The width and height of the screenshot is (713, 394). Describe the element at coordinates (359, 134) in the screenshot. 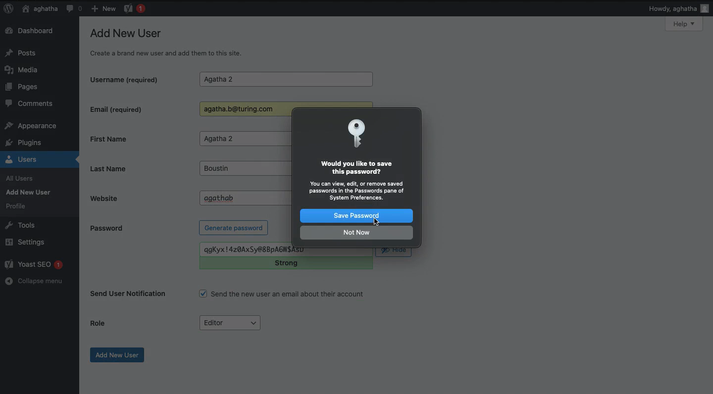

I see `Image` at that location.